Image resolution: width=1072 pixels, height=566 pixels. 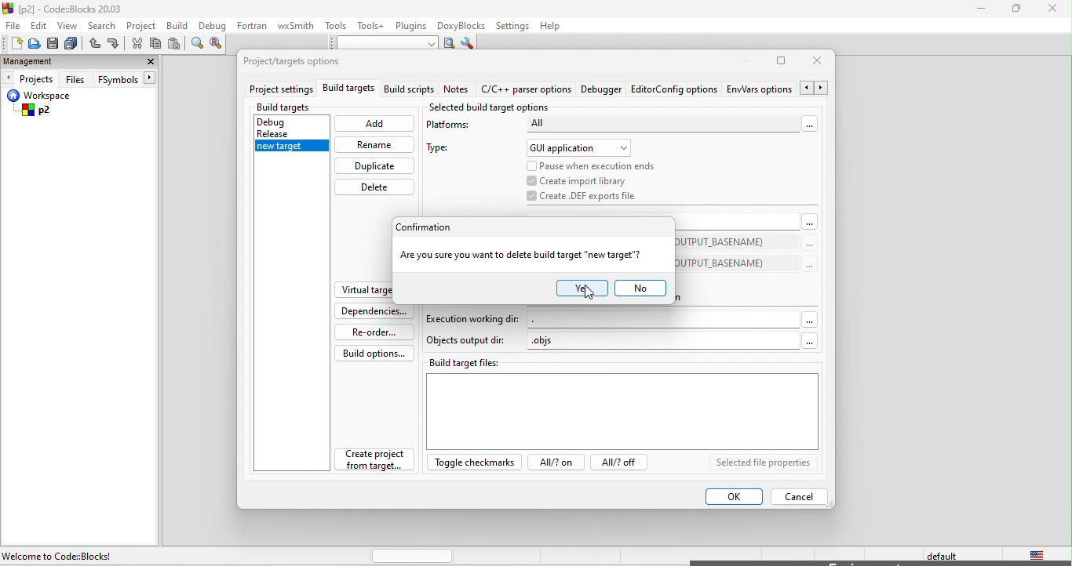 What do you see at coordinates (1034, 556) in the screenshot?
I see `United States` at bounding box center [1034, 556].